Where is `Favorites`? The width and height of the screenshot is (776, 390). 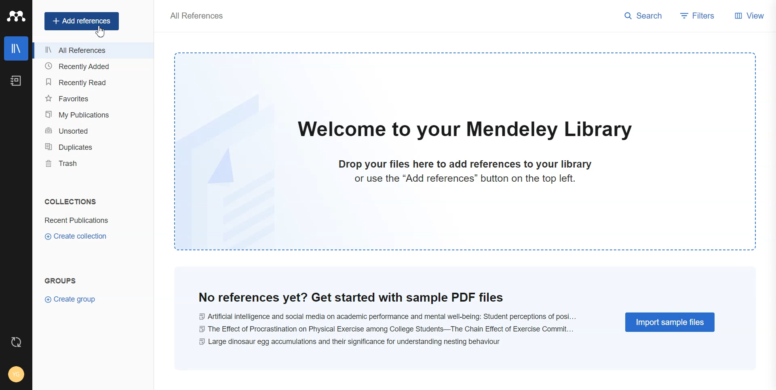
Favorites is located at coordinates (90, 97).